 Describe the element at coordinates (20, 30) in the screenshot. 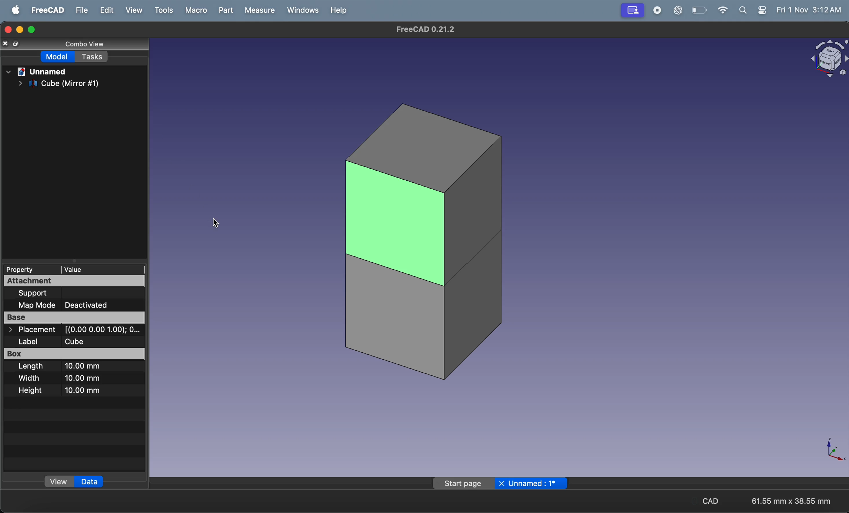

I see `minimize` at that location.